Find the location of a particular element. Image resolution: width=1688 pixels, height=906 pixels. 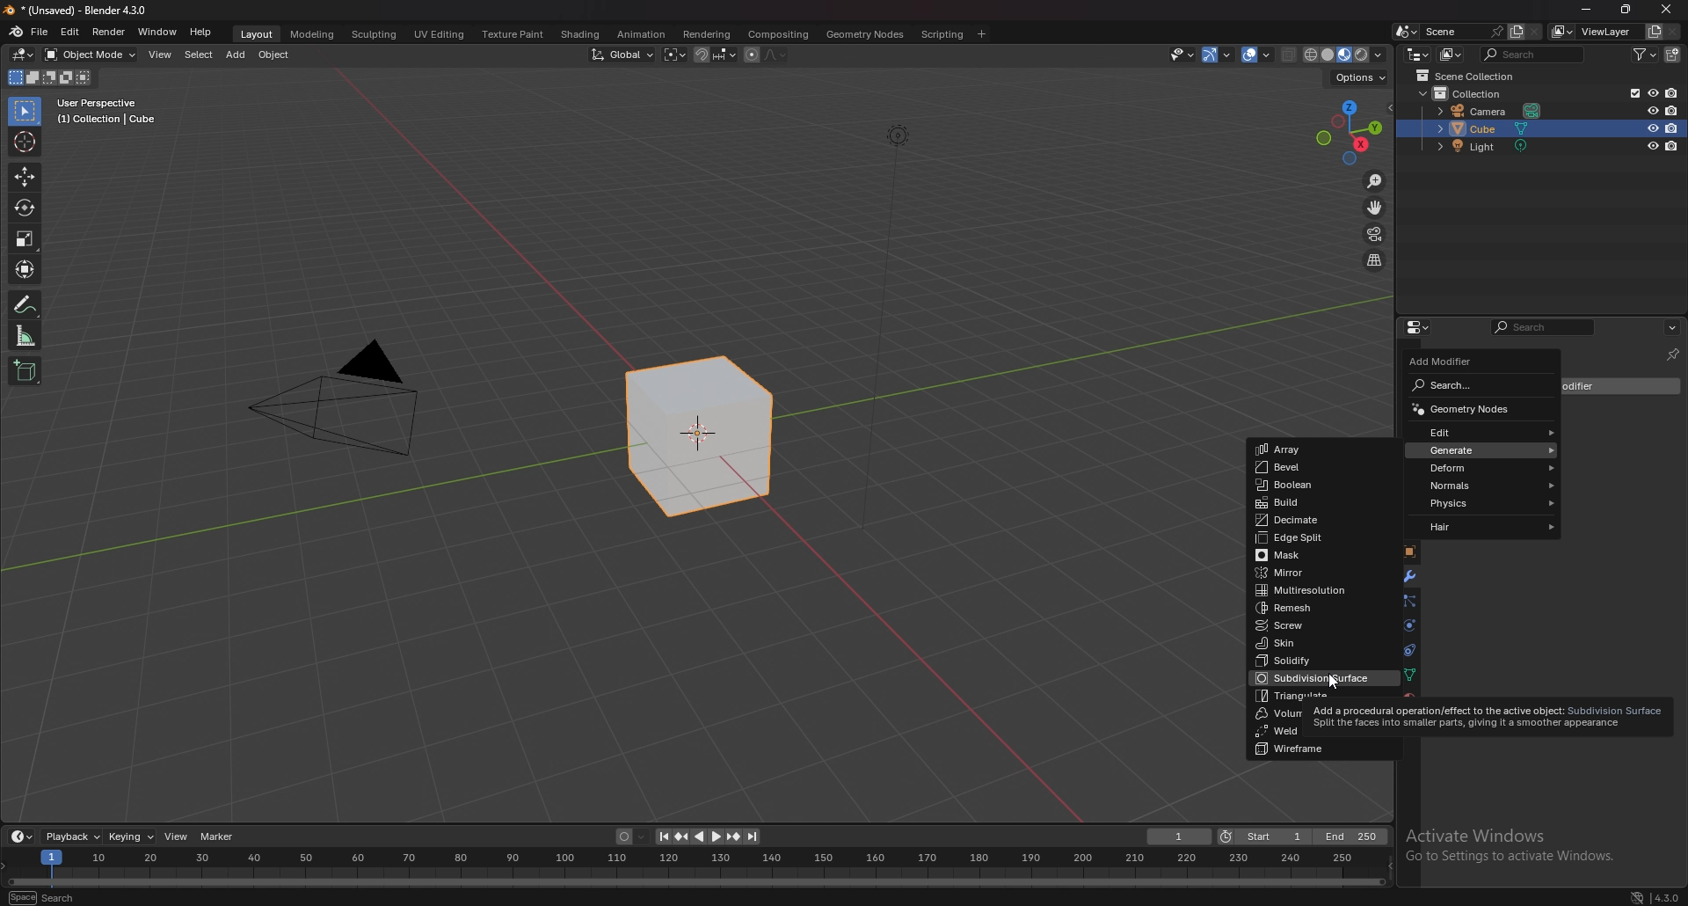

add collection is located at coordinates (1672, 55).